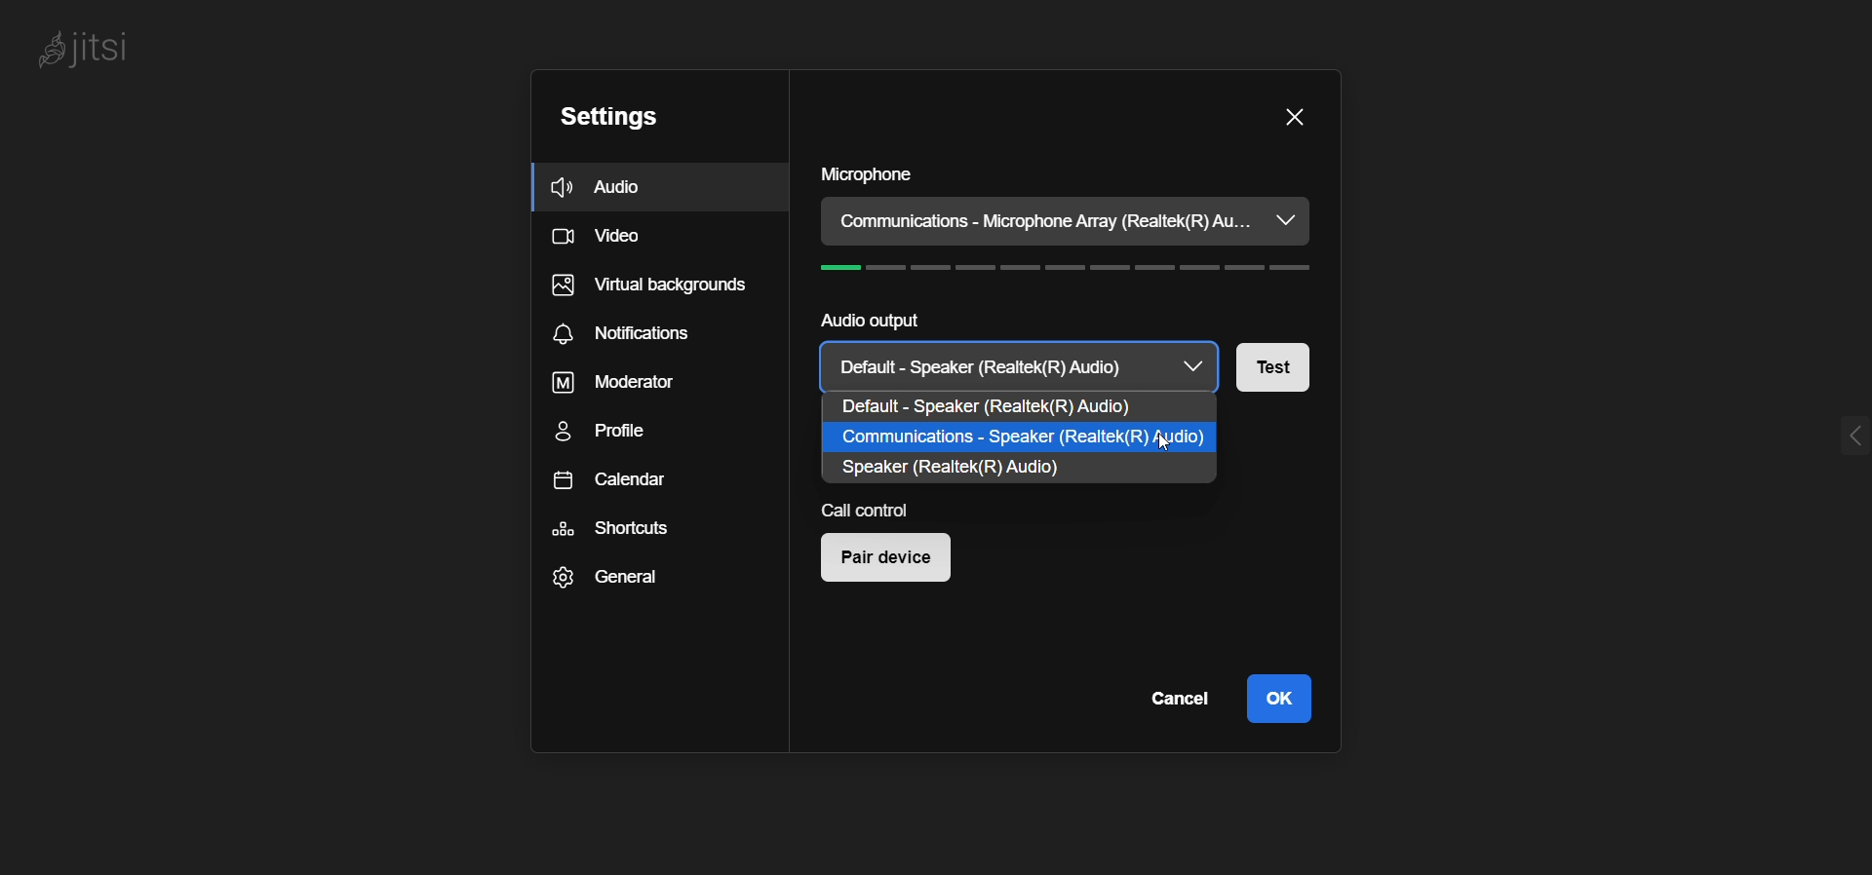  Describe the element at coordinates (601, 581) in the screenshot. I see `general` at that location.